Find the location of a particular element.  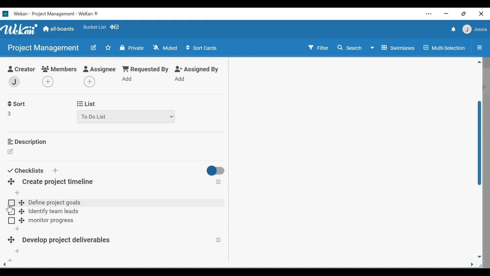

Checklist items is located at coordinates (124, 203).